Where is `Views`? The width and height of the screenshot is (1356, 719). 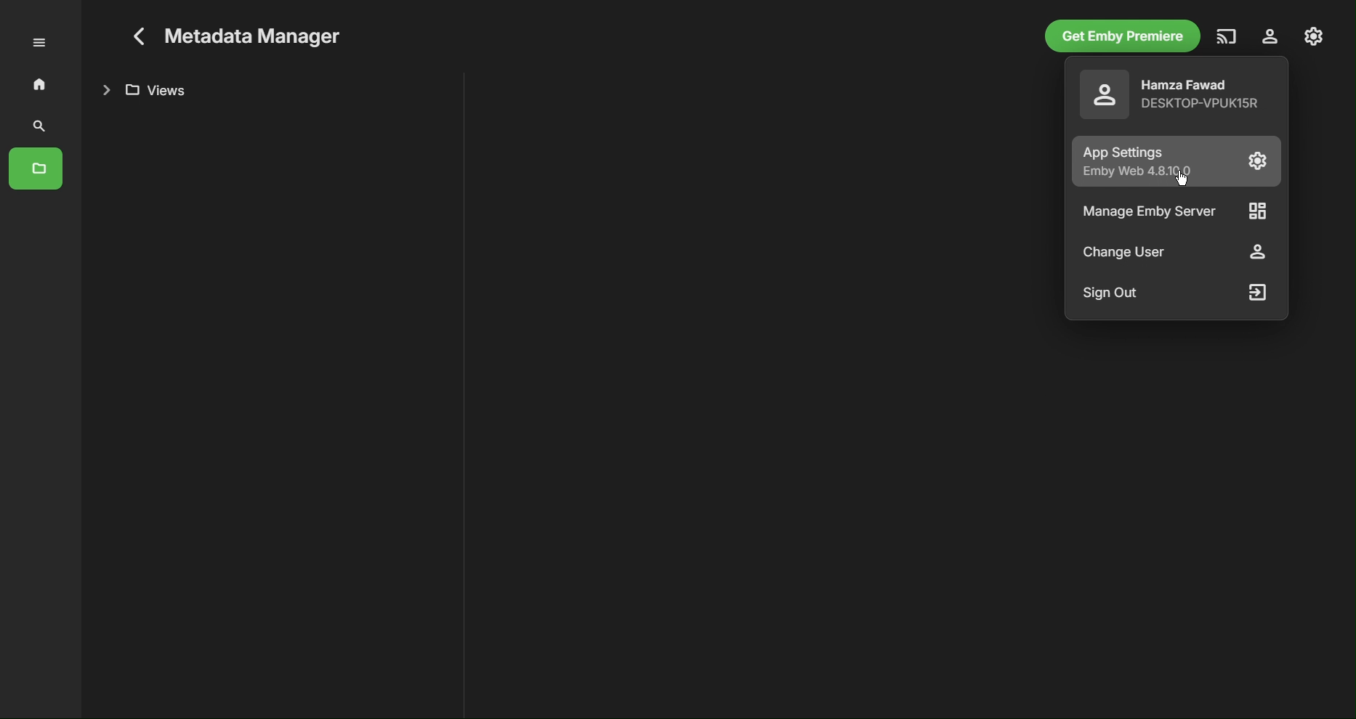 Views is located at coordinates (150, 89).